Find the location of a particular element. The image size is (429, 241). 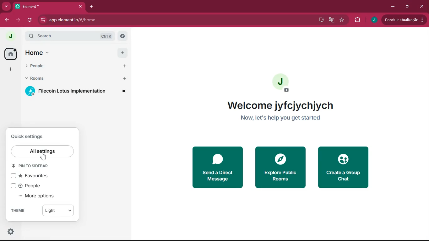

people is located at coordinates (42, 66).